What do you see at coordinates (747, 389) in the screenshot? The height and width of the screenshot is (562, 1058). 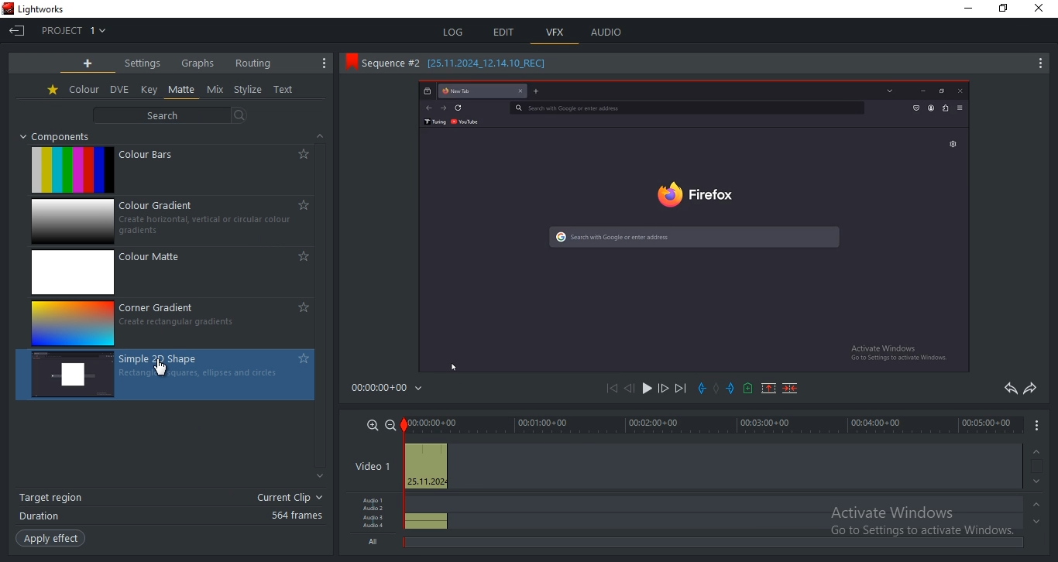 I see `add a cue` at bounding box center [747, 389].